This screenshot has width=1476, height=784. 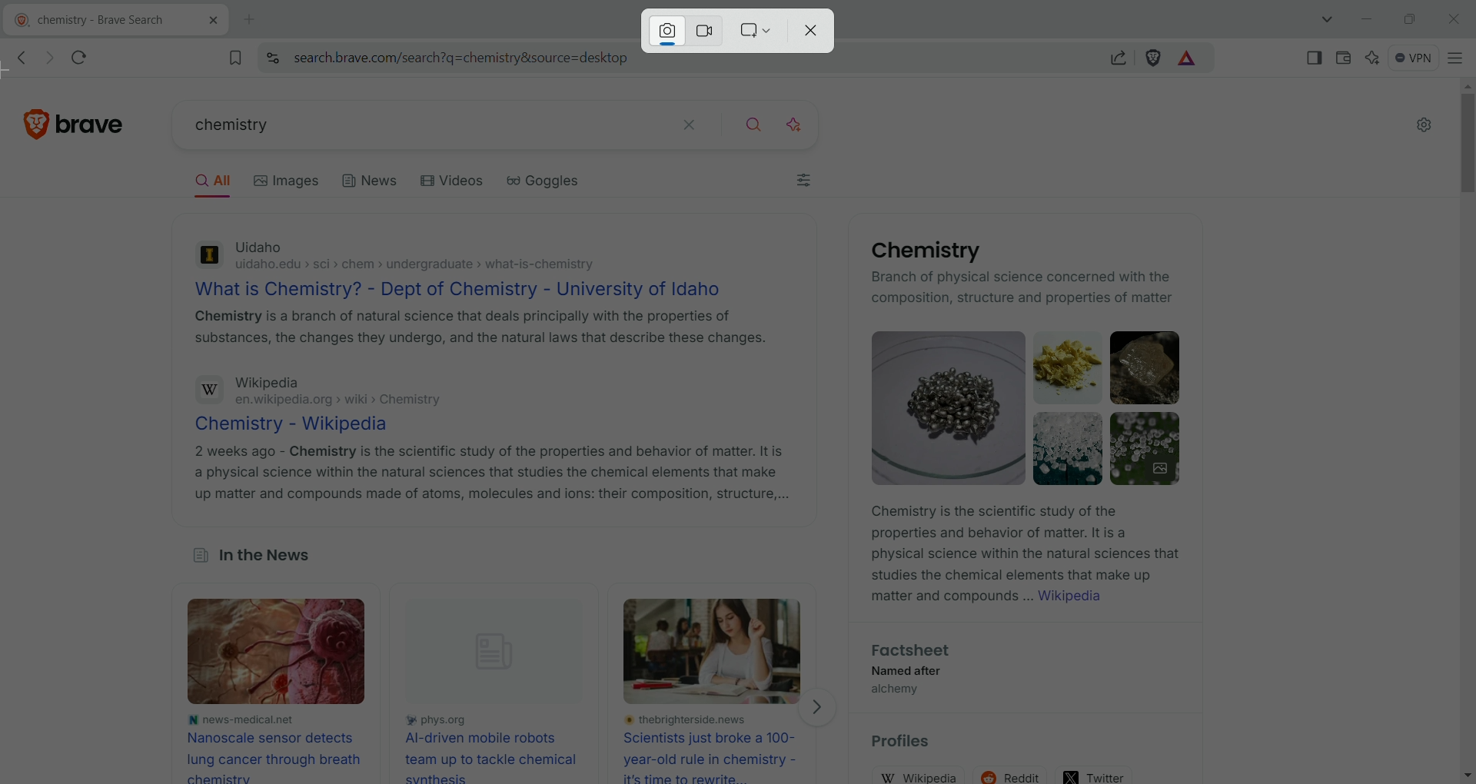 What do you see at coordinates (1372, 58) in the screenshot?
I see `leo AI` at bounding box center [1372, 58].